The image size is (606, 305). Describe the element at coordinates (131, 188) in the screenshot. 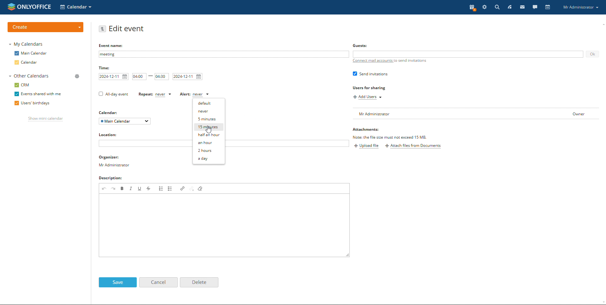

I see `italic` at that location.